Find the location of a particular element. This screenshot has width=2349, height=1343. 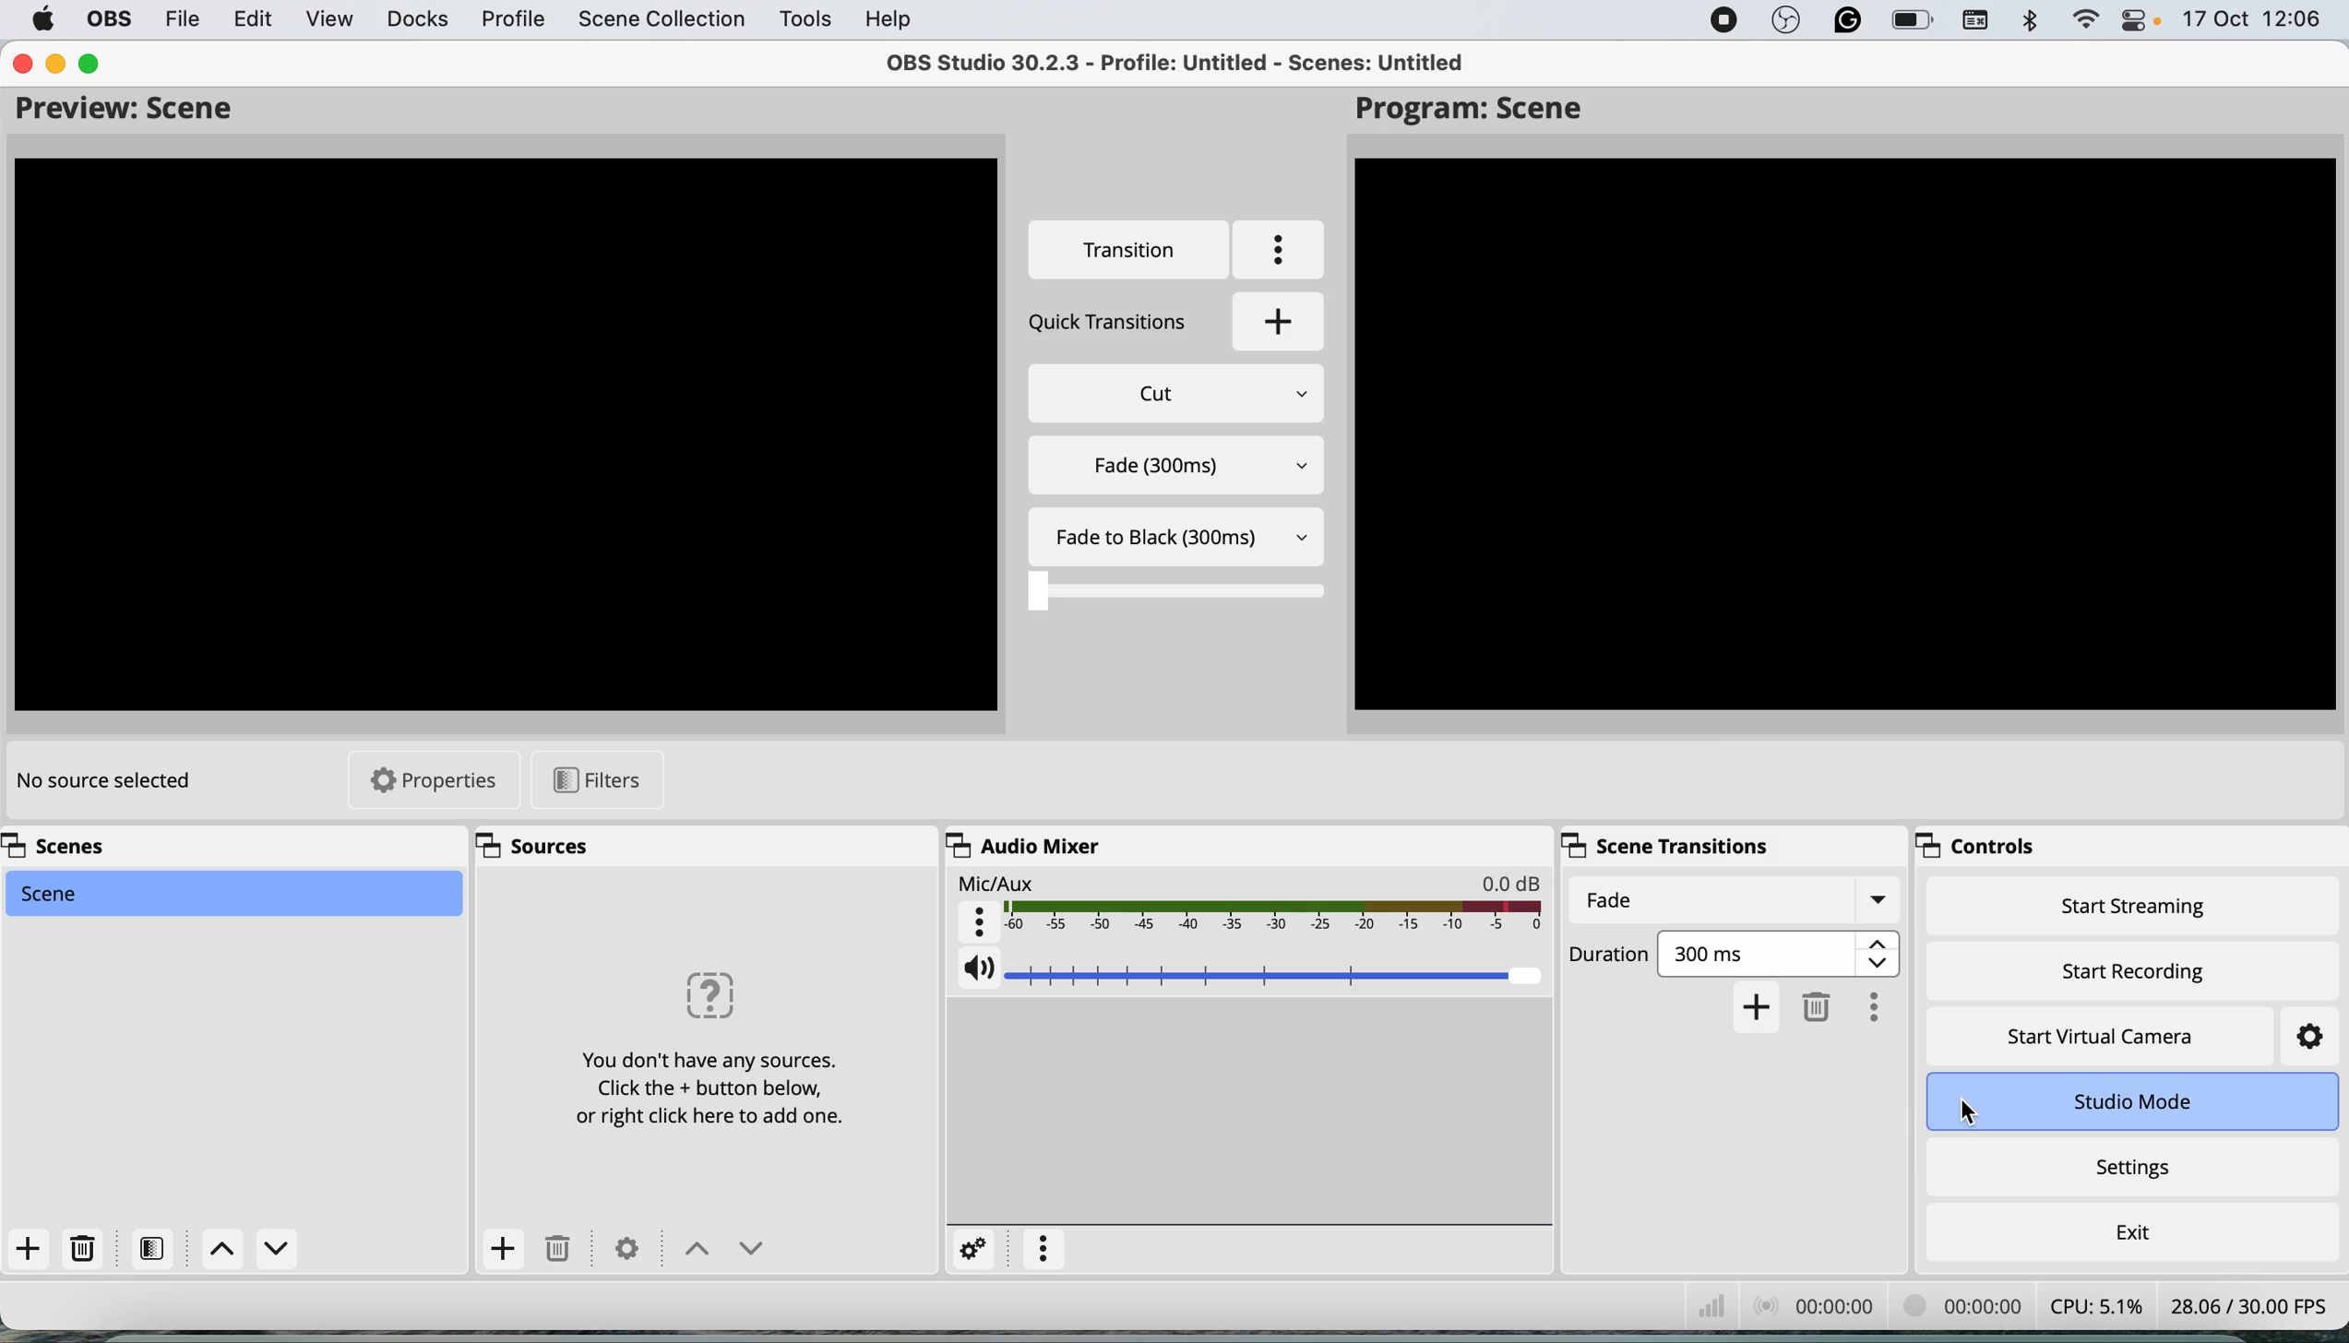

more settings is located at coordinates (1047, 1250).